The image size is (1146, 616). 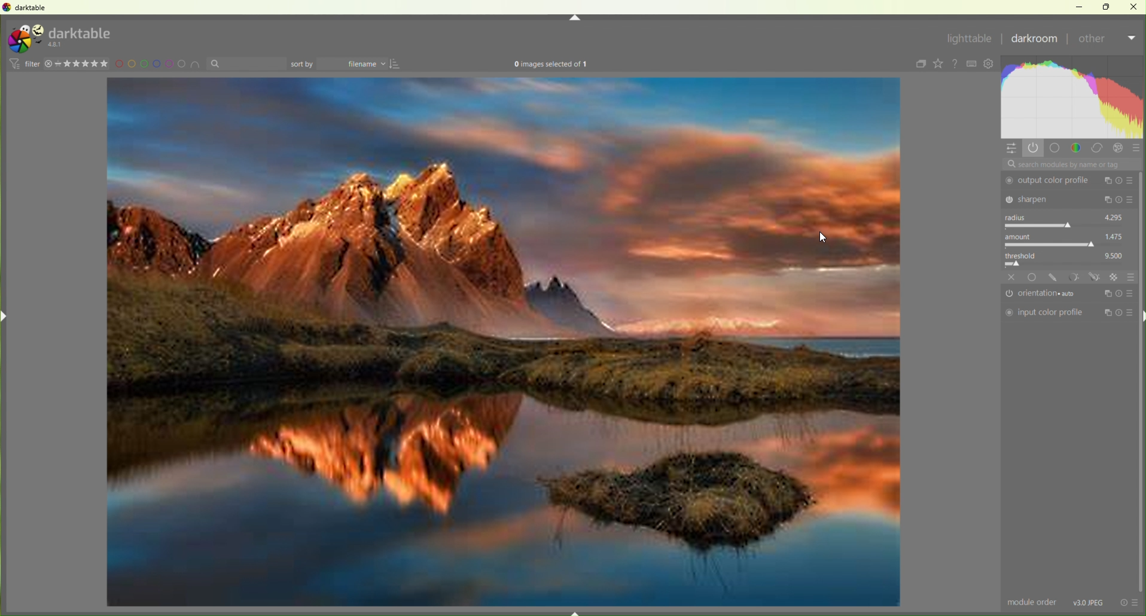 What do you see at coordinates (1035, 40) in the screenshot?
I see `Darkroom` at bounding box center [1035, 40].